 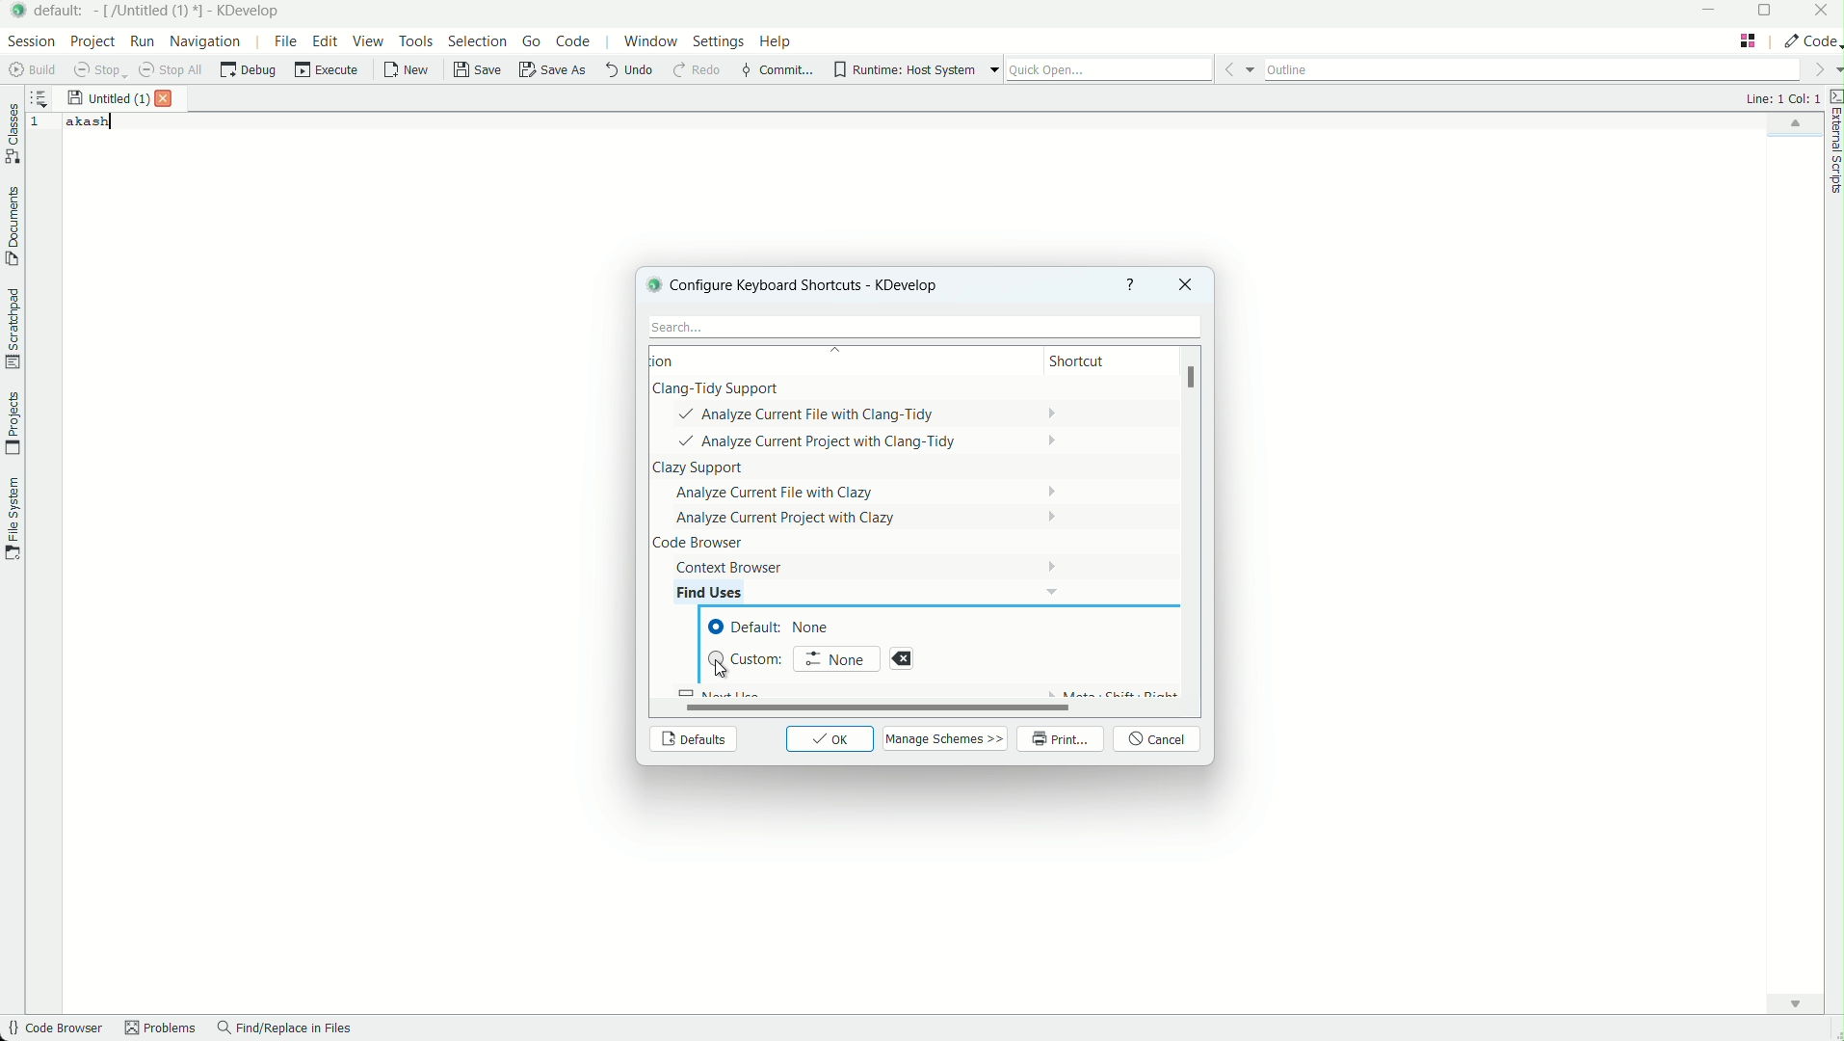 I want to click on logo, so click(x=651, y=283).